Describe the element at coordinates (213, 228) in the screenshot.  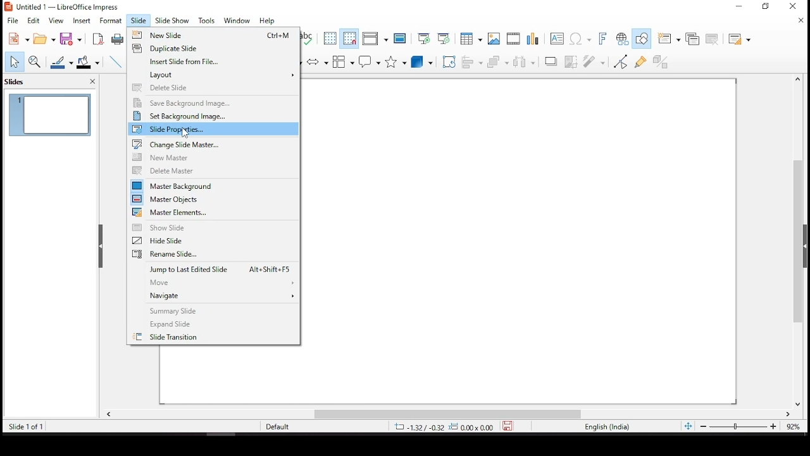
I see `show slide` at that location.